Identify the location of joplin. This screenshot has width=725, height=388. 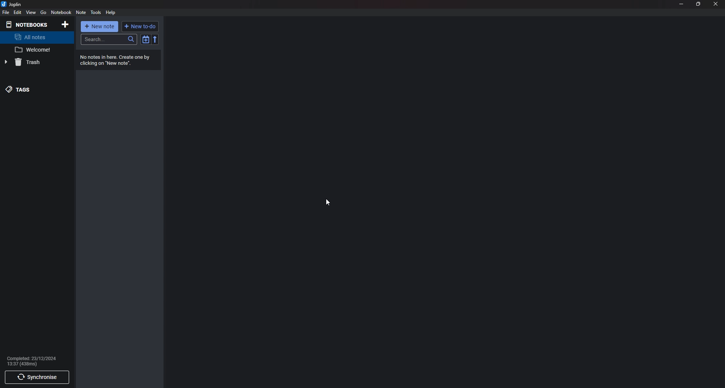
(13, 4).